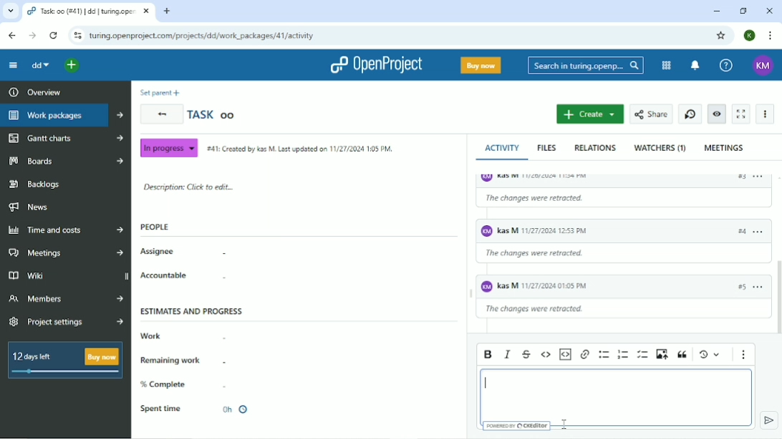  I want to click on Meetings, so click(67, 252).